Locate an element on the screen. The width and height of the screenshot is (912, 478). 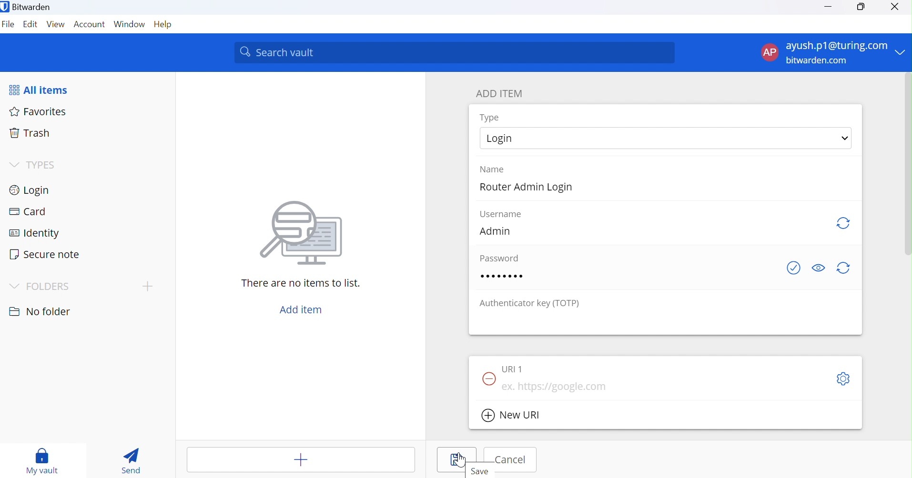
Login is located at coordinates (33, 189).